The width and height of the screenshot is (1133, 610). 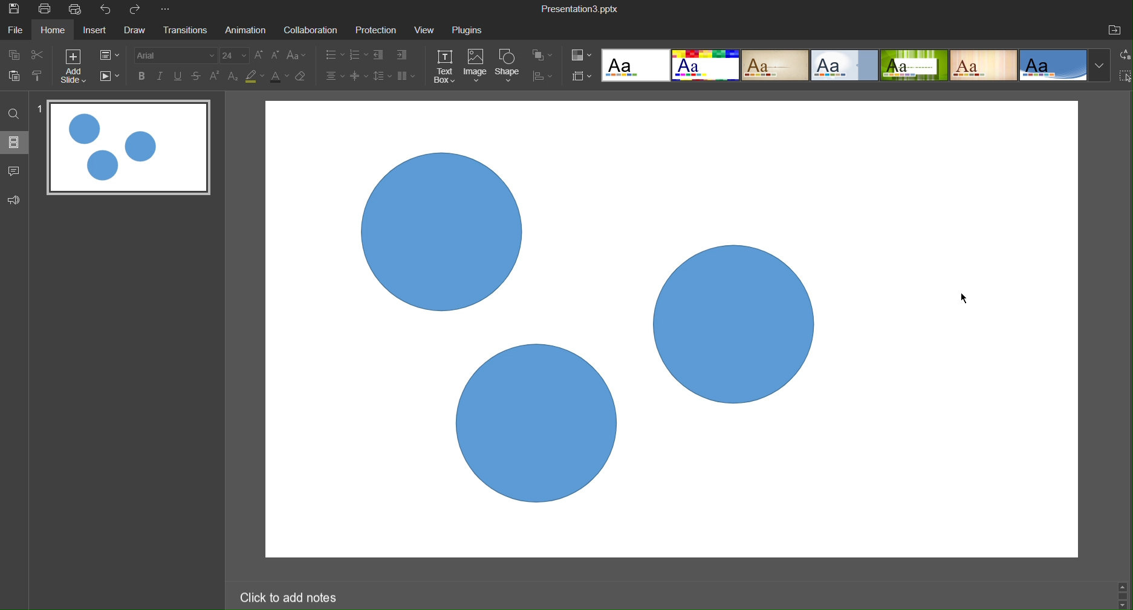 What do you see at coordinates (381, 76) in the screenshot?
I see `Line Spacing` at bounding box center [381, 76].